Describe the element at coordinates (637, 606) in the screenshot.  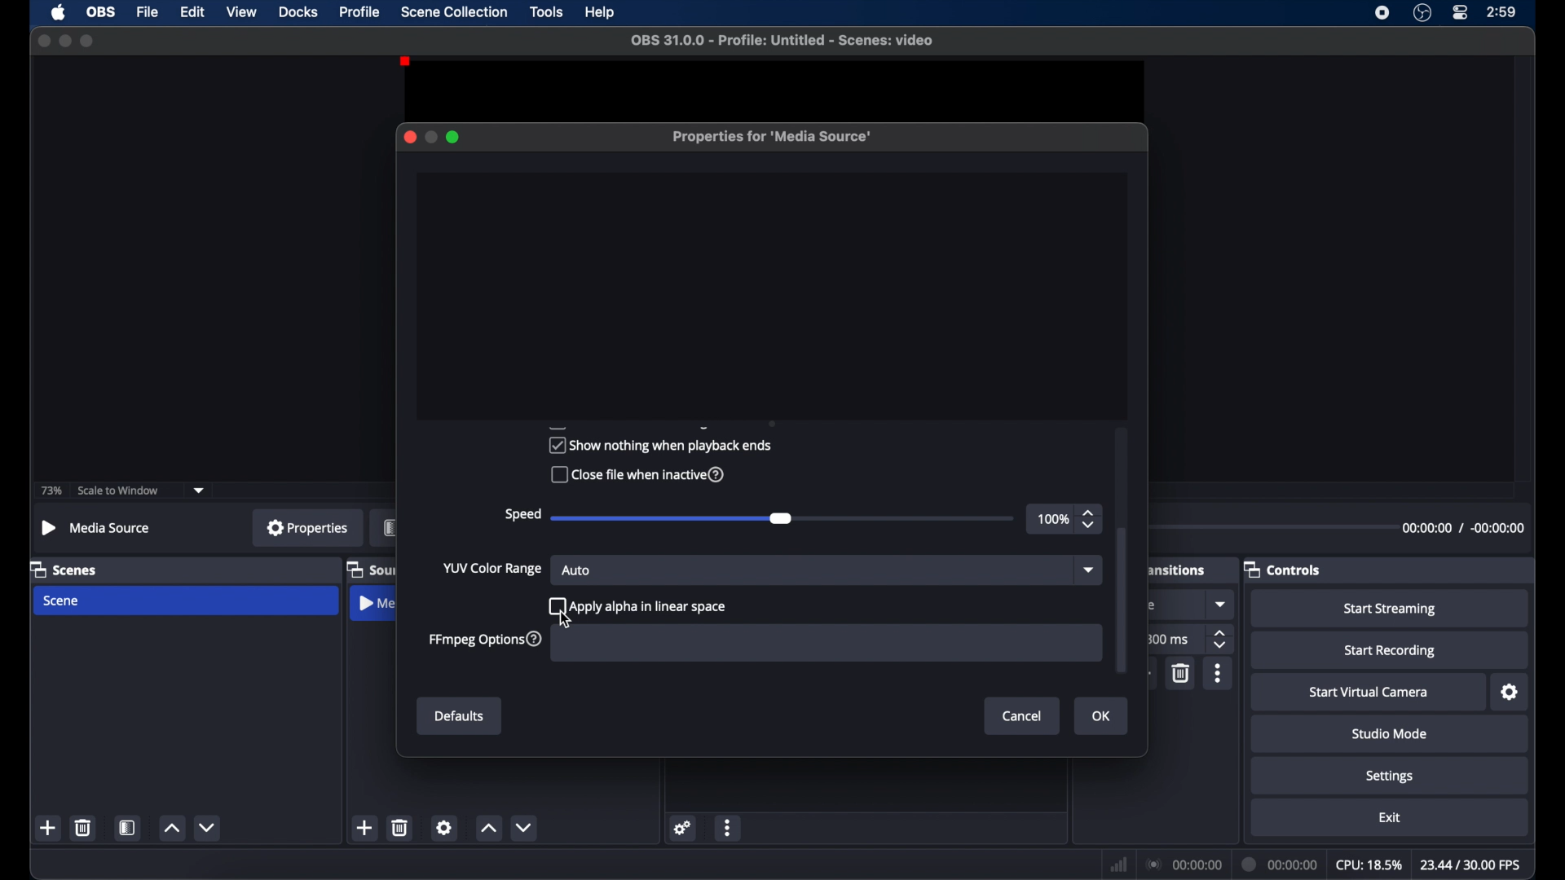
I see `apply alpha in linear space` at that location.